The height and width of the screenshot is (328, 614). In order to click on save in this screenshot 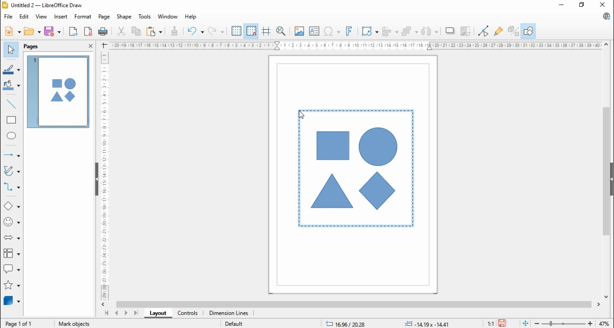, I will do `click(53, 31)`.